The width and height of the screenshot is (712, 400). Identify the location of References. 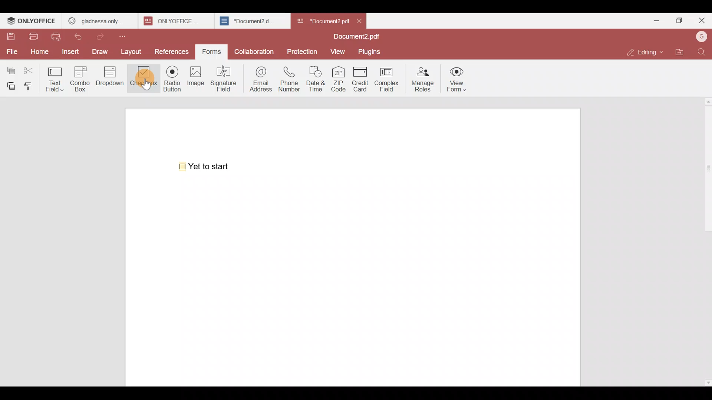
(172, 51).